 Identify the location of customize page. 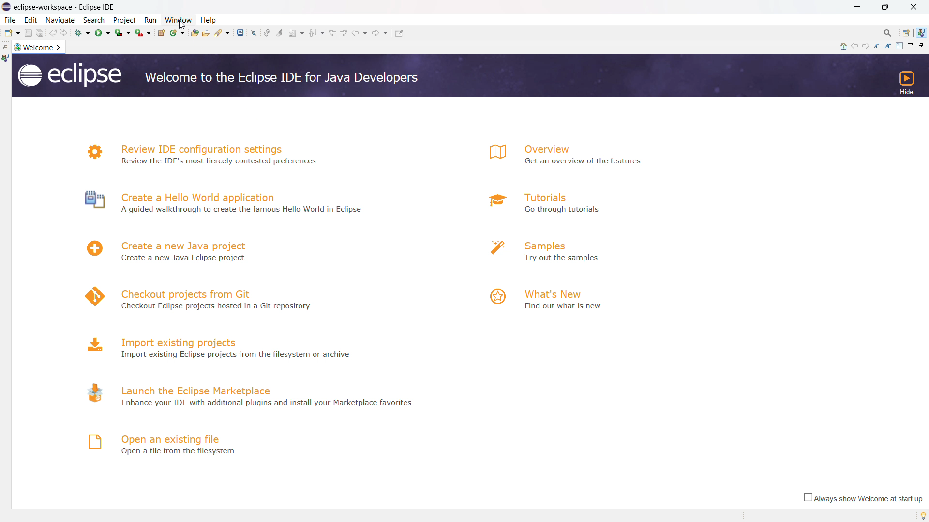
(899, 46).